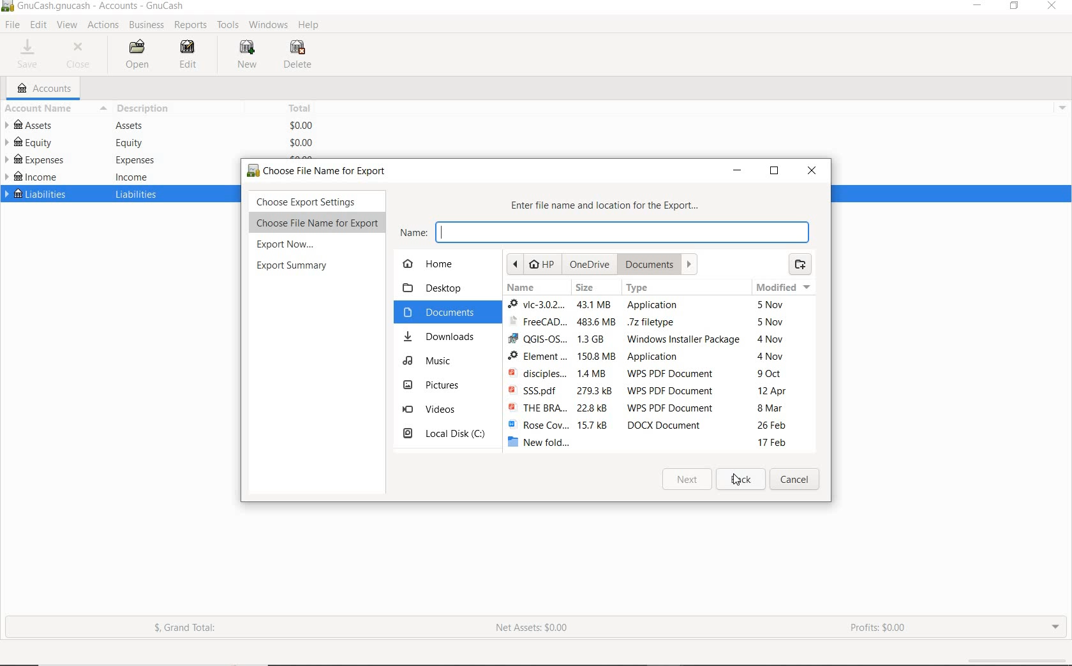 The image size is (1072, 666). What do you see at coordinates (38, 110) in the screenshot?
I see `ACCOUNT NAME` at bounding box center [38, 110].